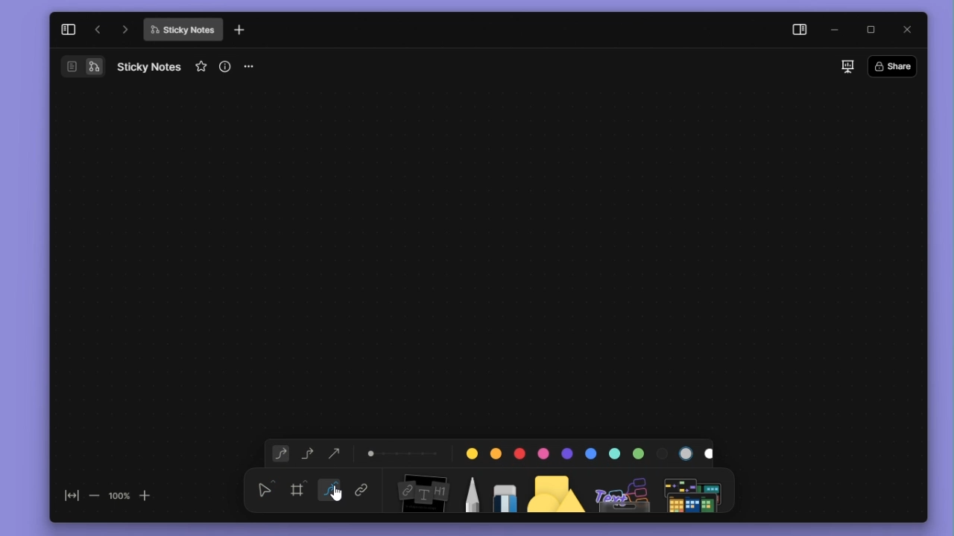 The width and height of the screenshot is (954, 536). What do you see at coordinates (265, 488) in the screenshot?
I see `select` at bounding box center [265, 488].